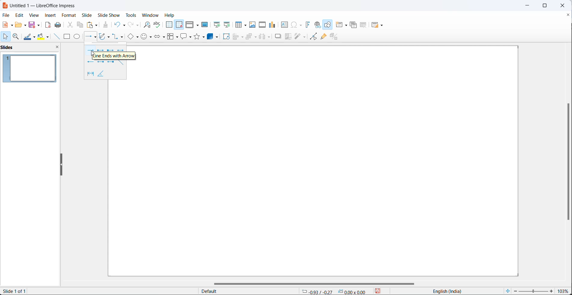 The image size is (572, 295). I want to click on edit, so click(19, 14).